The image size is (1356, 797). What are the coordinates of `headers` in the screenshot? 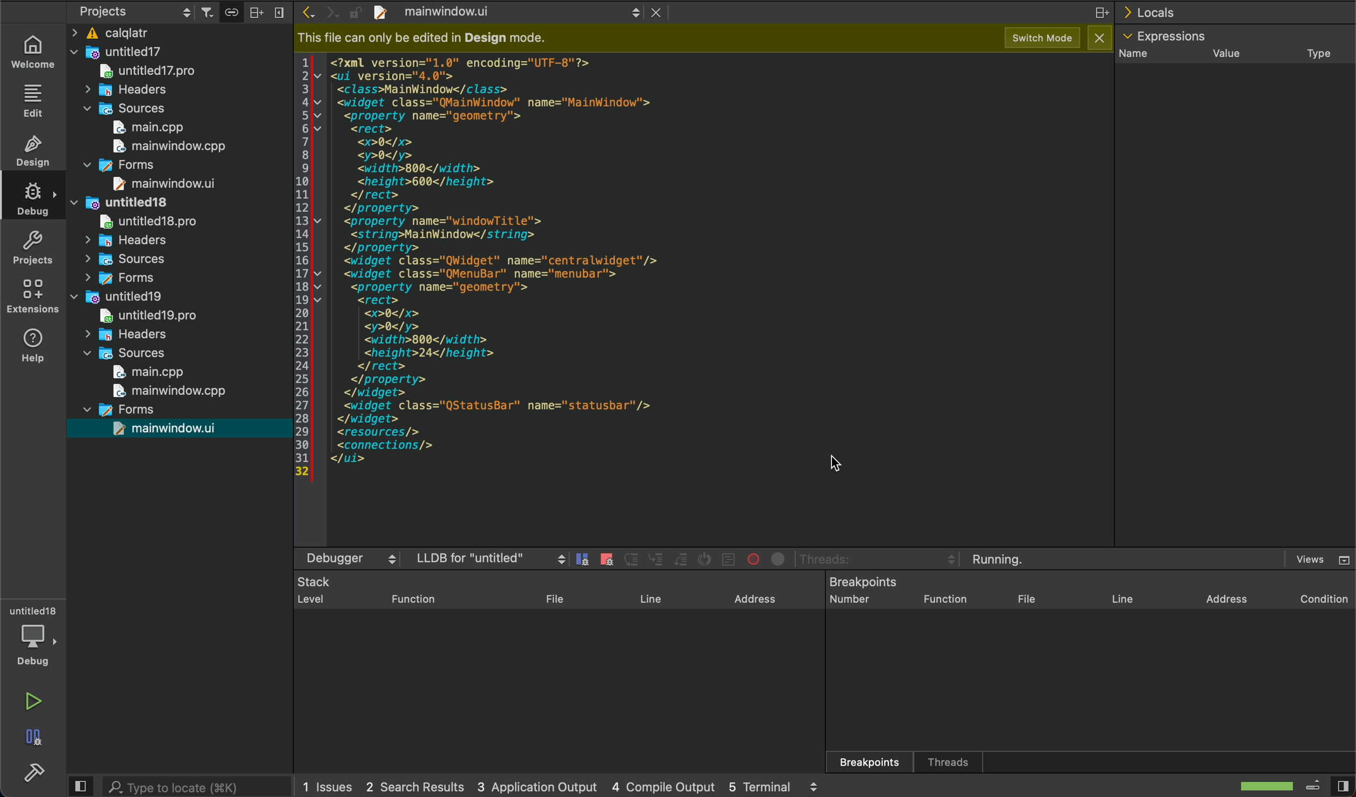 It's located at (133, 242).